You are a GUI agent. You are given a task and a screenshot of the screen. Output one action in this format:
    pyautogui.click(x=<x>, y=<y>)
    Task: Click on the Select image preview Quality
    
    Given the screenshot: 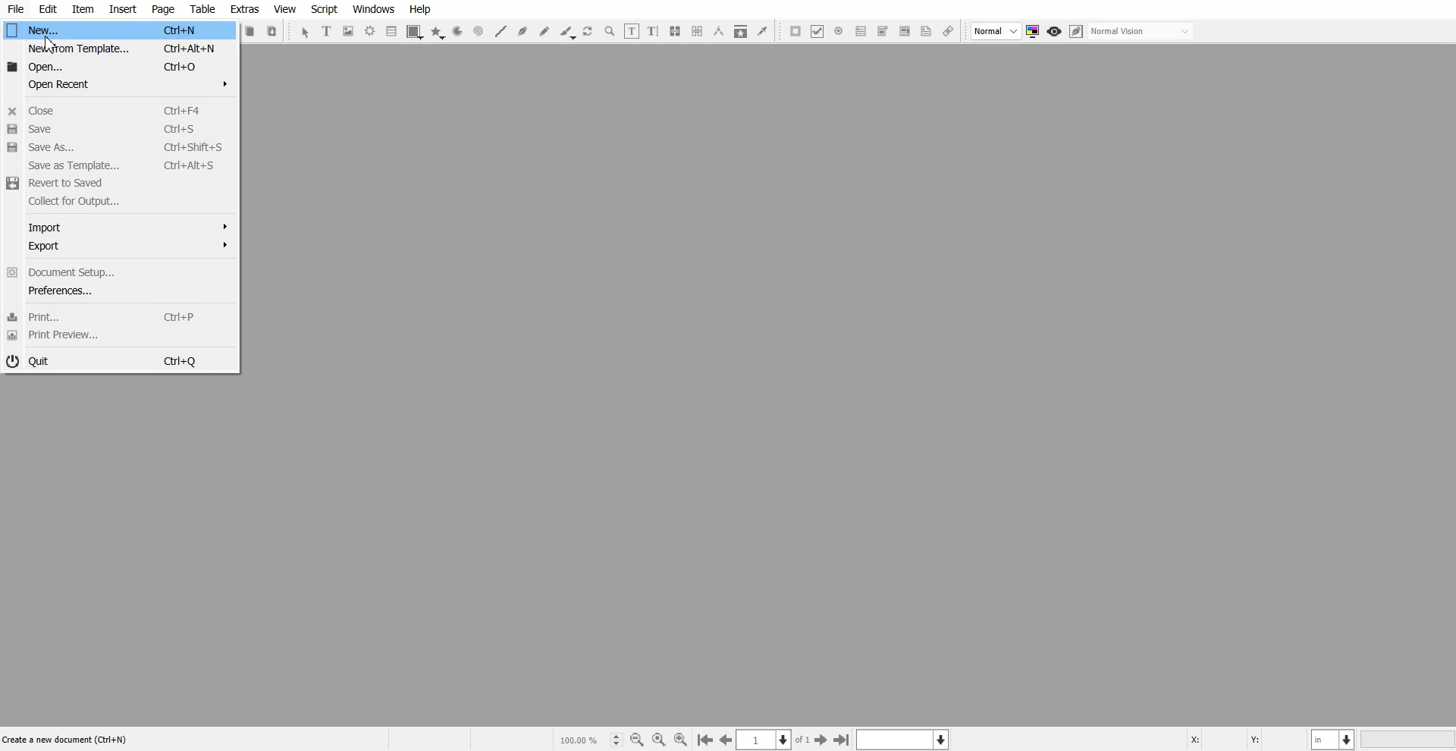 What is the action you would take?
    pyautogui.click(x=996, y=31)
    